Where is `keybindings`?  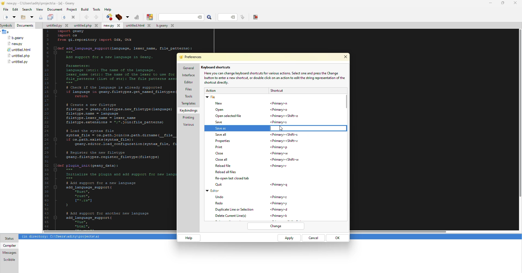 keybindings is located at coordinates (189, 110).